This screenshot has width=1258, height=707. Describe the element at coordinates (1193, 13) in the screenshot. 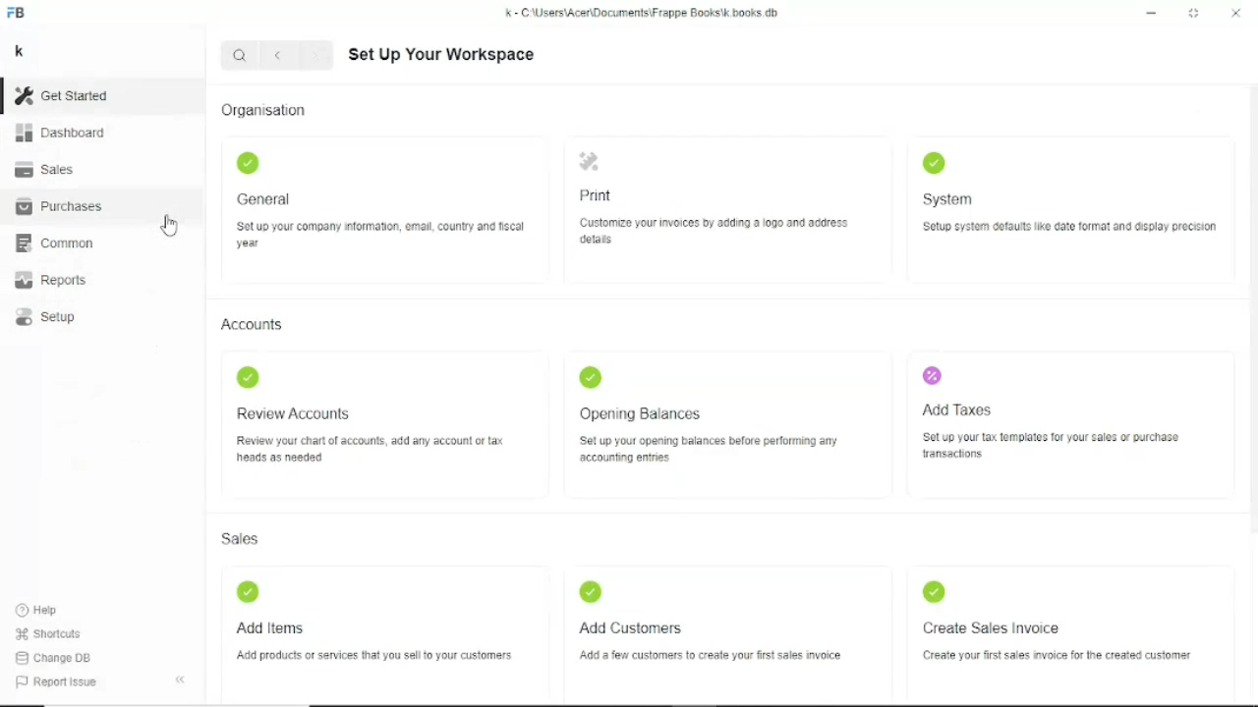

I see `Toggle between form and full width` at that location.